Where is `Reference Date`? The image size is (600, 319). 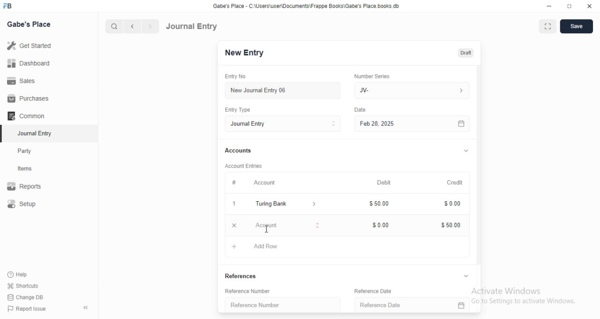 Reference Date is located at coordinates (378, 291).